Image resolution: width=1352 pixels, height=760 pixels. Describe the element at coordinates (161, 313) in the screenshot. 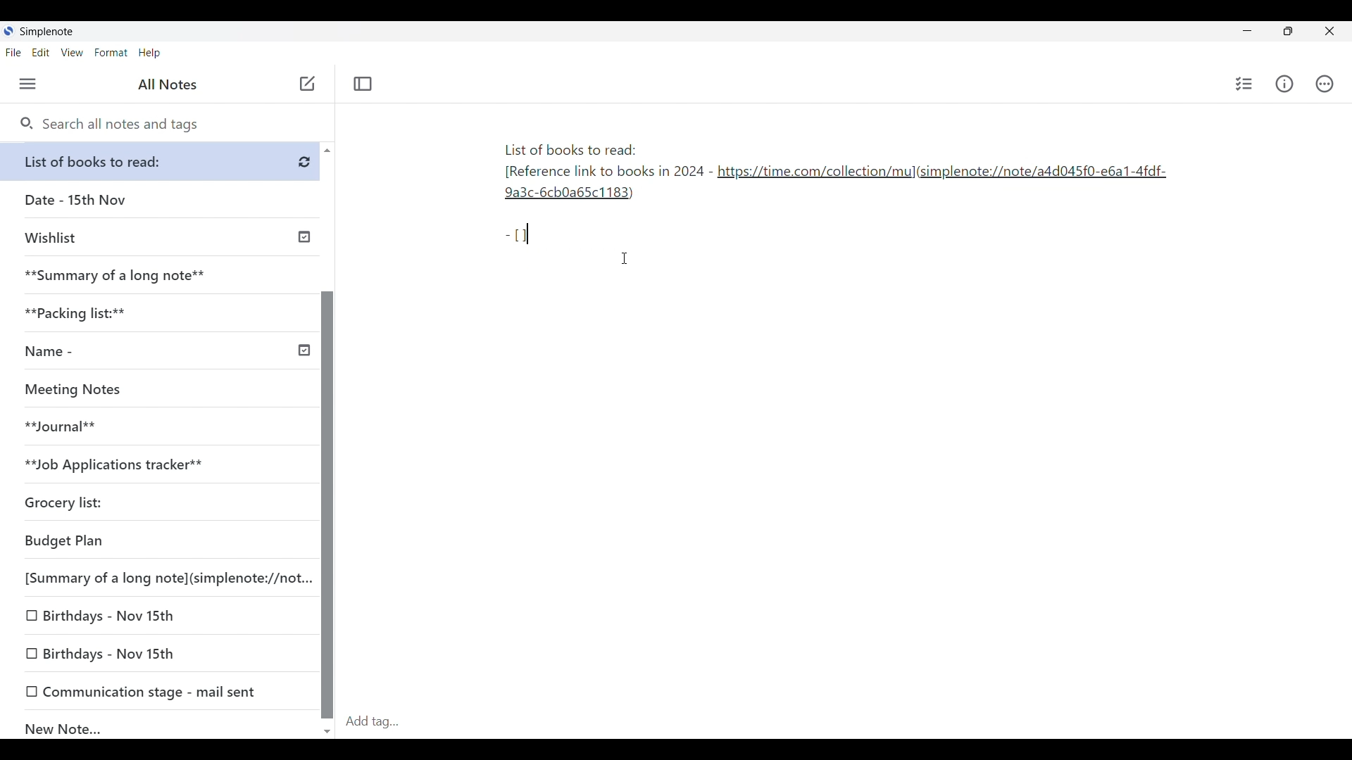

I see `**Packing list:**` at that location.